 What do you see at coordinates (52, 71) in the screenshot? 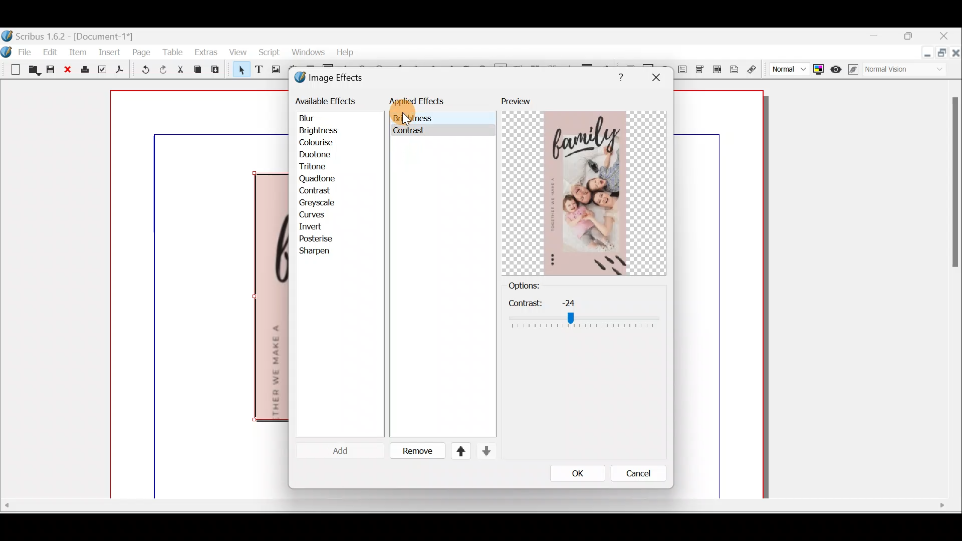
I see `Save` at bounding box center [52, 71].